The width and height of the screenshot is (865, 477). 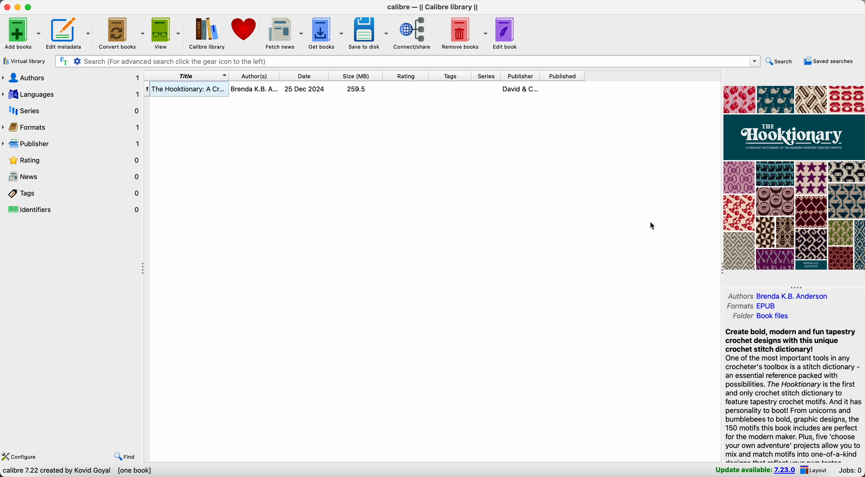 What do you see at coordinates (793, 394) in the screenshot?
I see `synopsis` at bounding box center [793, 394].